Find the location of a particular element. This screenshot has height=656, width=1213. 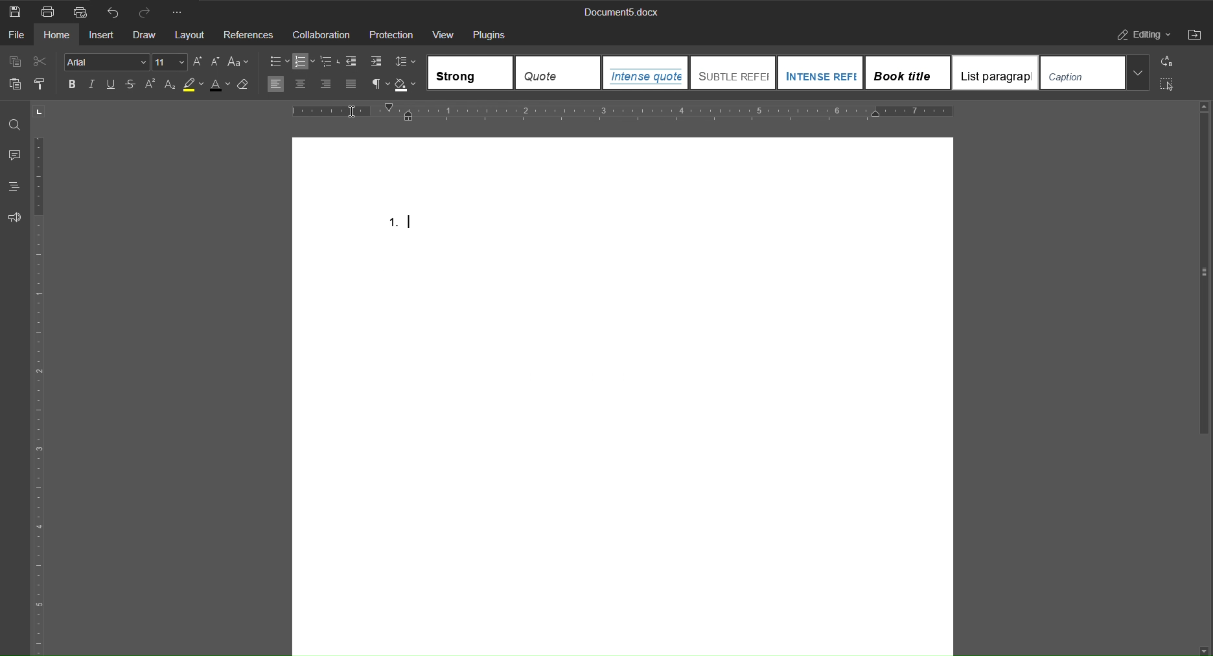

Vertical Ruler is located at coordinates (41, 393).